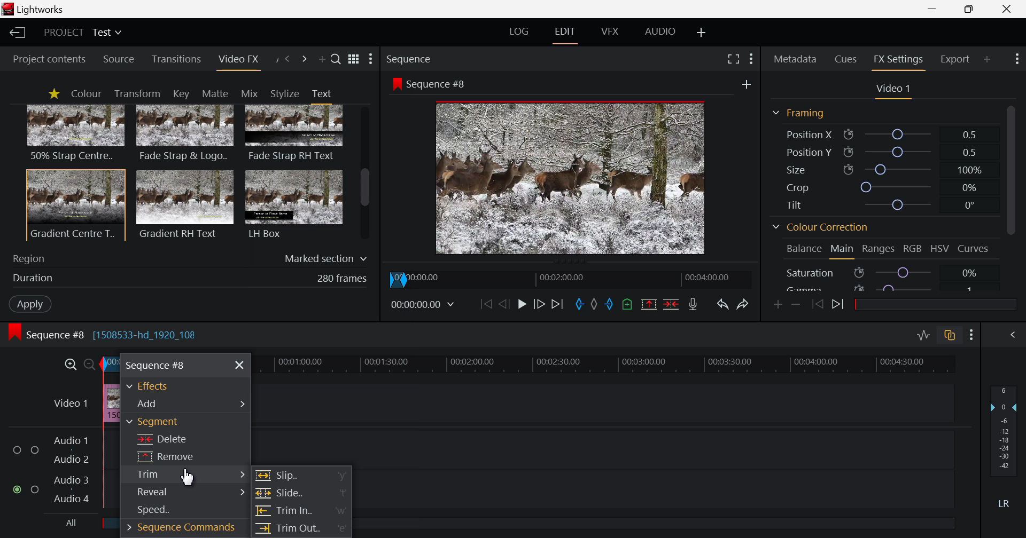 Image resolution: width=1026 pixels, height=538 pixels. Describe the element at coordinates (321, 93) in the screenshot. I see `Text` at that location.